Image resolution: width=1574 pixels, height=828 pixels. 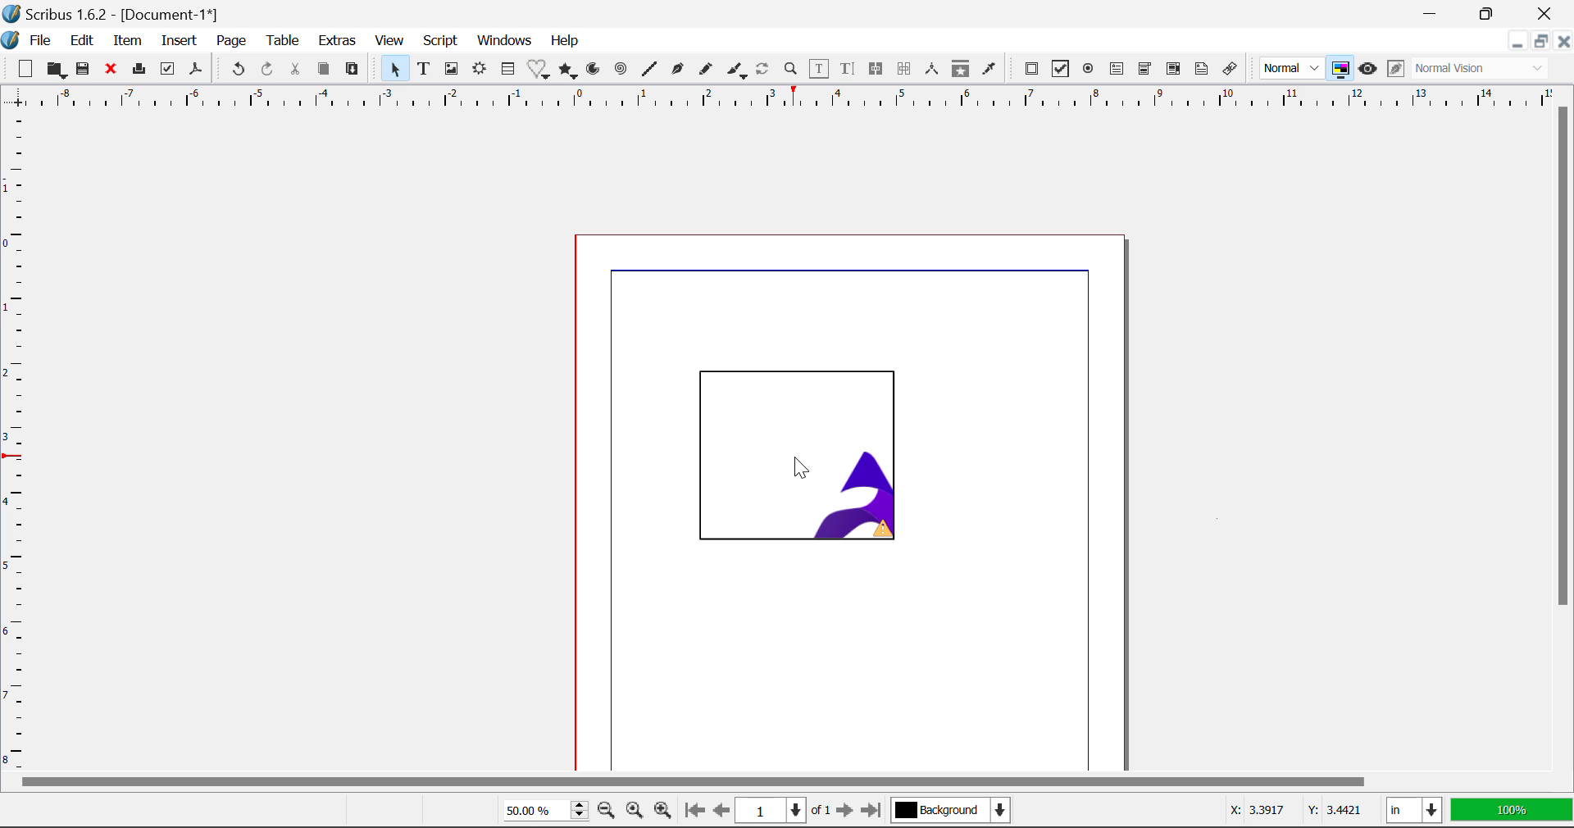 What do you see at coordinates (1545, 14) in the screenshot?
I see `Close` at bounding box center [1545, 14].